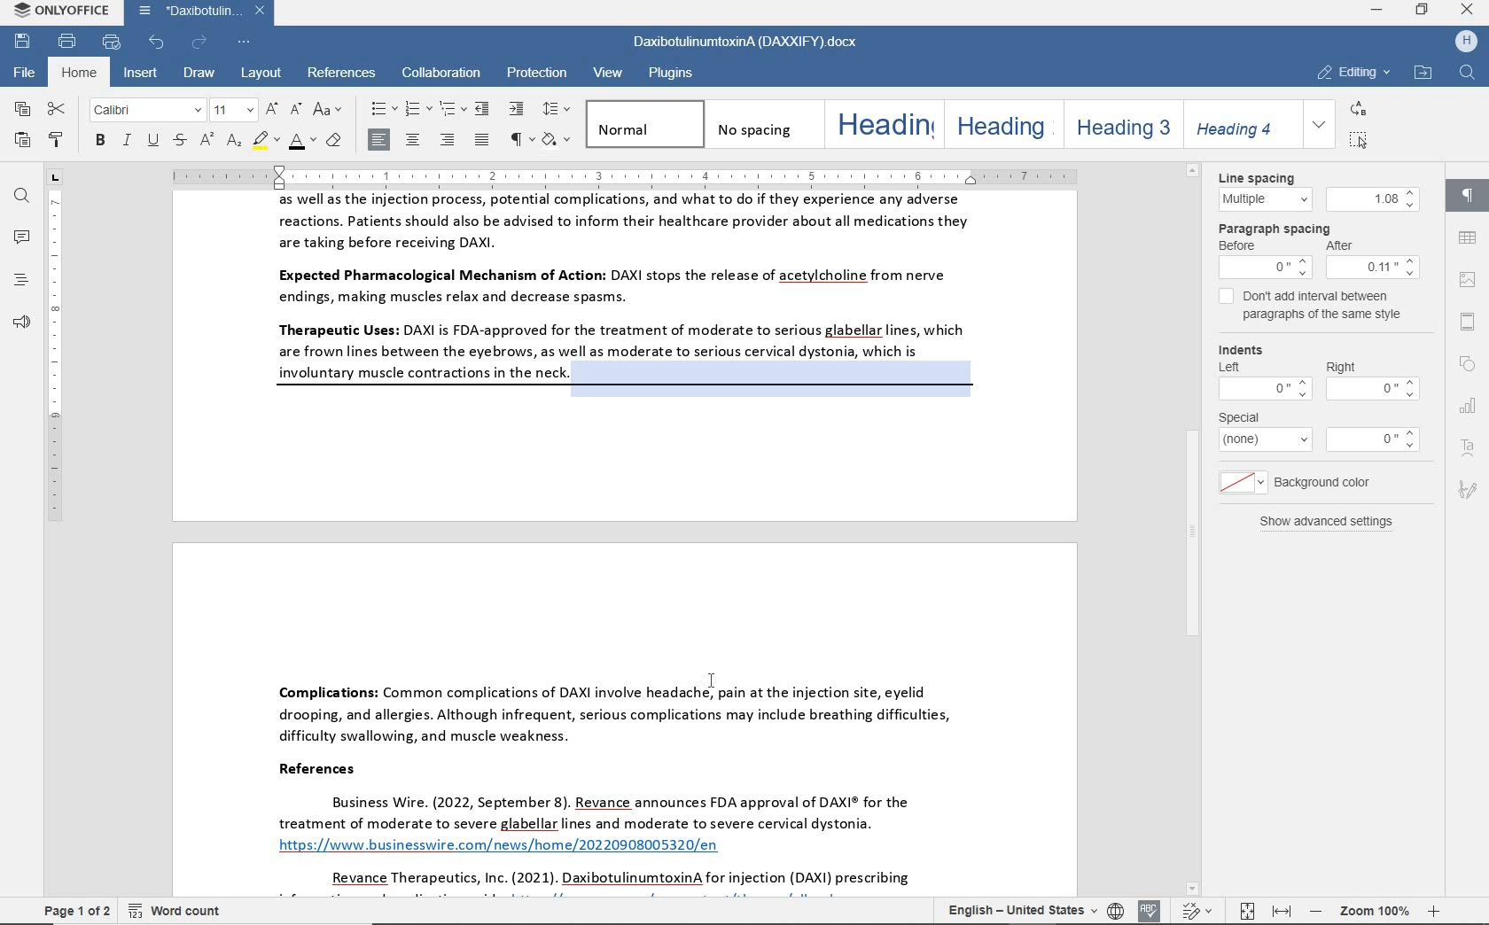 The width and height of the screenshot is (1489, 925). What do you see at coordinates (1359, 139) in the screenshot?
I see `select all` at bounding box center [1359, 139].